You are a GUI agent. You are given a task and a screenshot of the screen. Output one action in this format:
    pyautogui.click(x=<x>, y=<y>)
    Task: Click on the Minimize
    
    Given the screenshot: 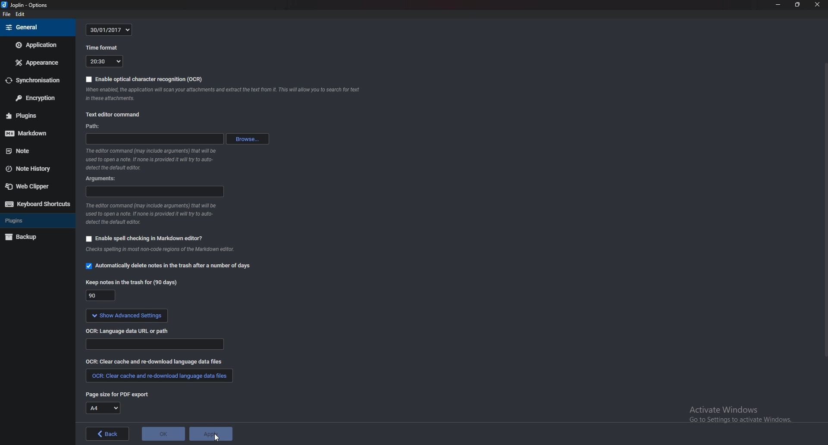 What is the action you would take?
    pyautogui.click(x=779, y=5)
    